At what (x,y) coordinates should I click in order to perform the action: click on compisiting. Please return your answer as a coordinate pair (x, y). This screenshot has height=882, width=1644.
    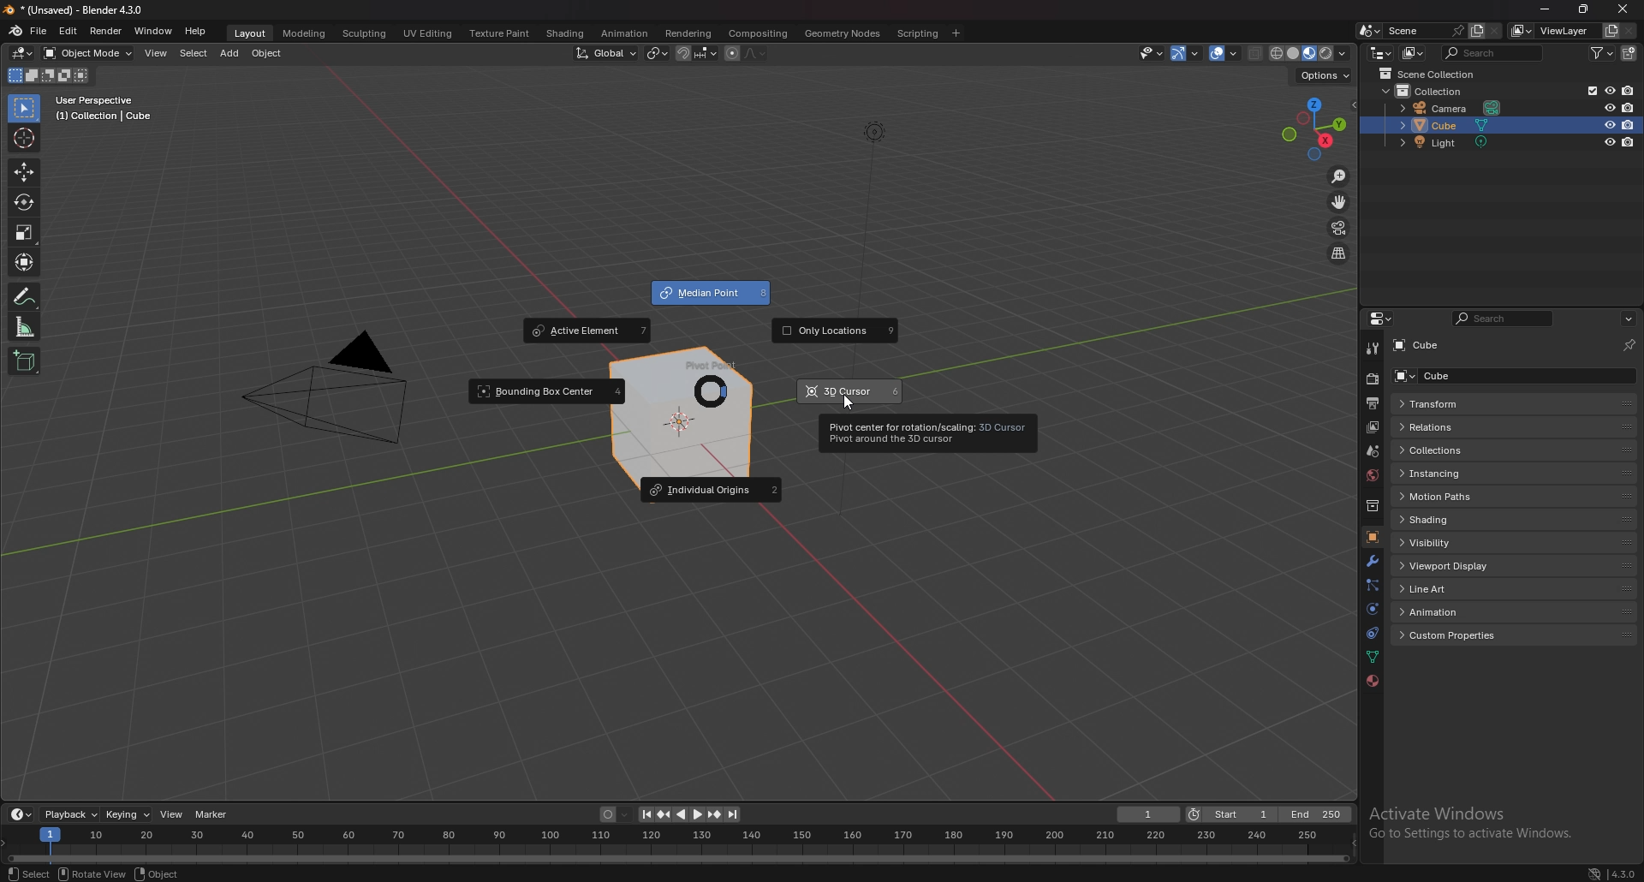
    Looking at the image, I should click on (758, 33).